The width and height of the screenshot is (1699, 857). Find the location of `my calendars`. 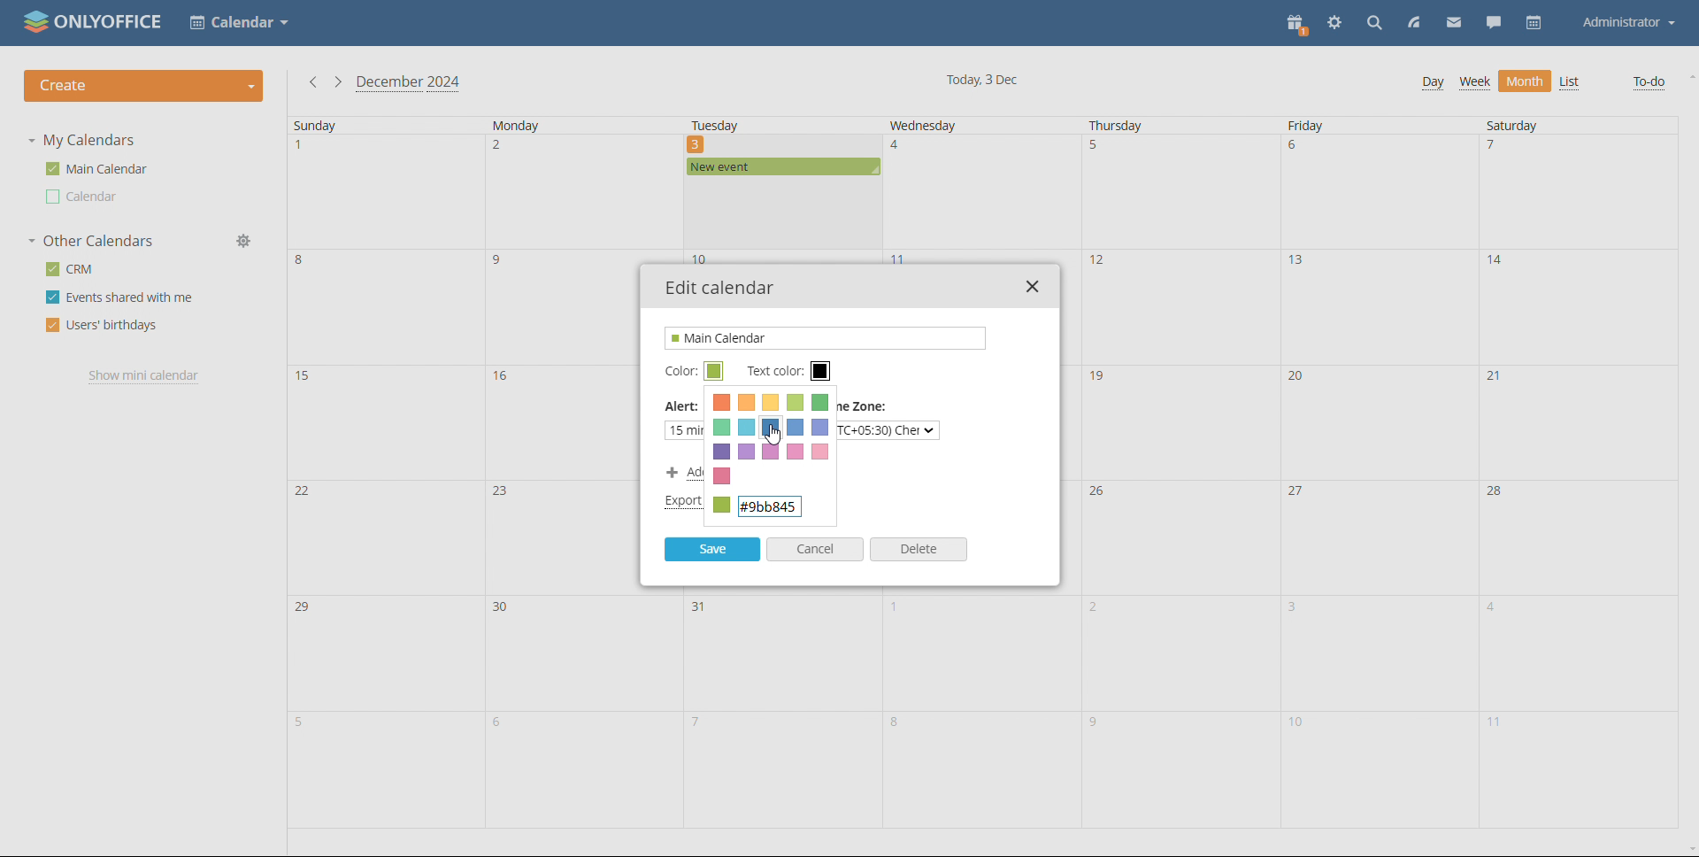

my calendars is located at coordinates (81, 140).